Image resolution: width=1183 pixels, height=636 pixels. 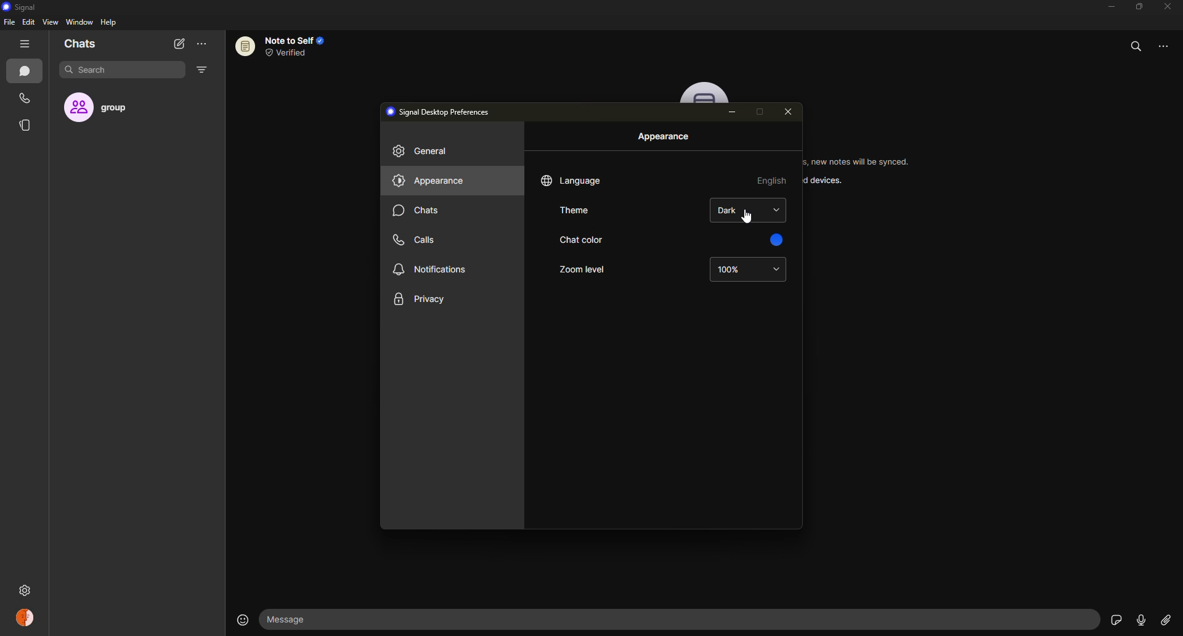 What do you see at coordinates (201, 70) in the screenshot?
I see `filter` at bounding box center [201, 70].